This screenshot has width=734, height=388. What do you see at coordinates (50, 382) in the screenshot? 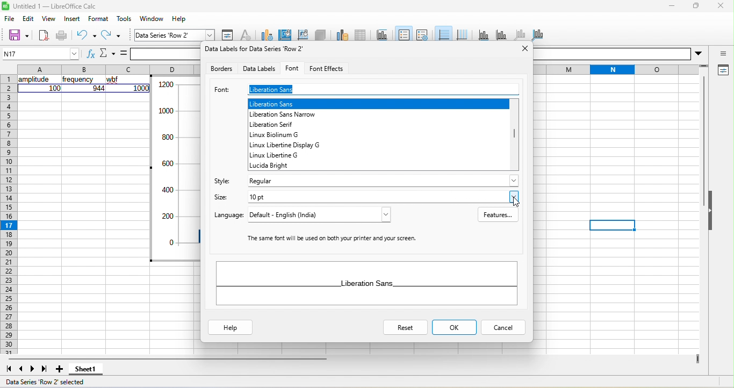
I see `data series row 2 selected` at bounding box center [50, 382].